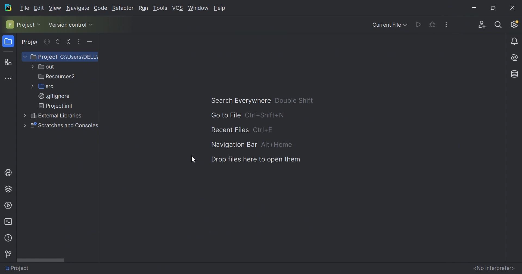  Describe the element at coordinates (192, 159) in the screenshot. I see `Cursor` at that location.